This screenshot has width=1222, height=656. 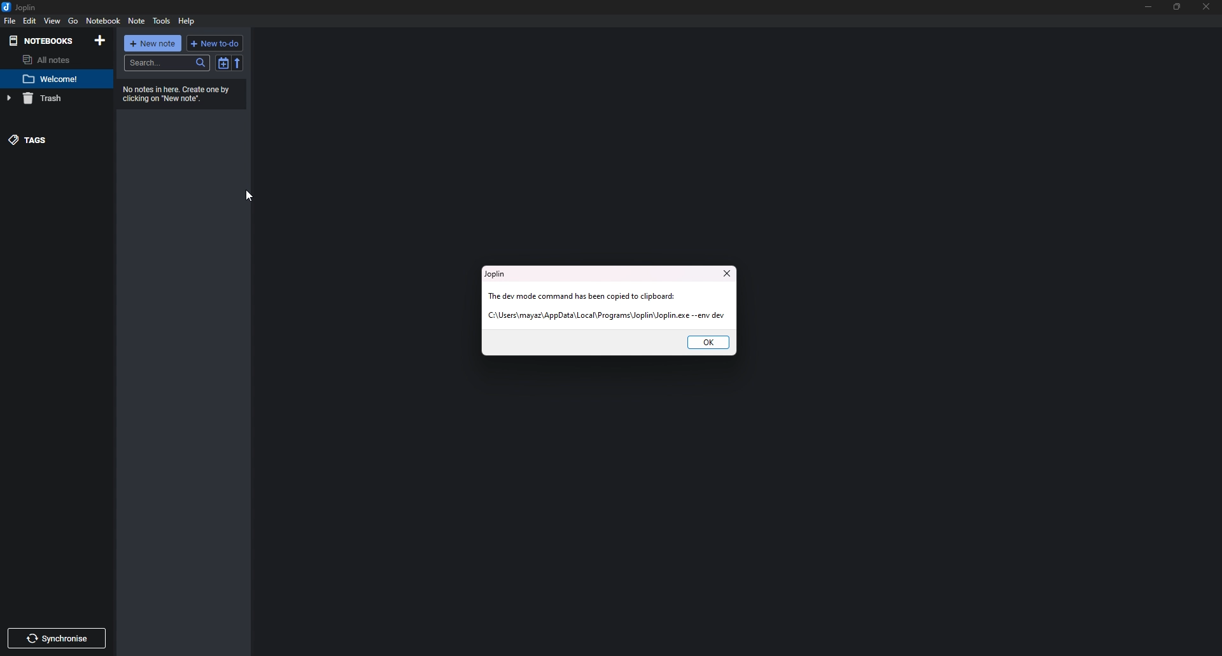 What do you see at coordinates (53, 79) in the screenshot?
I see `Note` at bounding box center [53, 79].